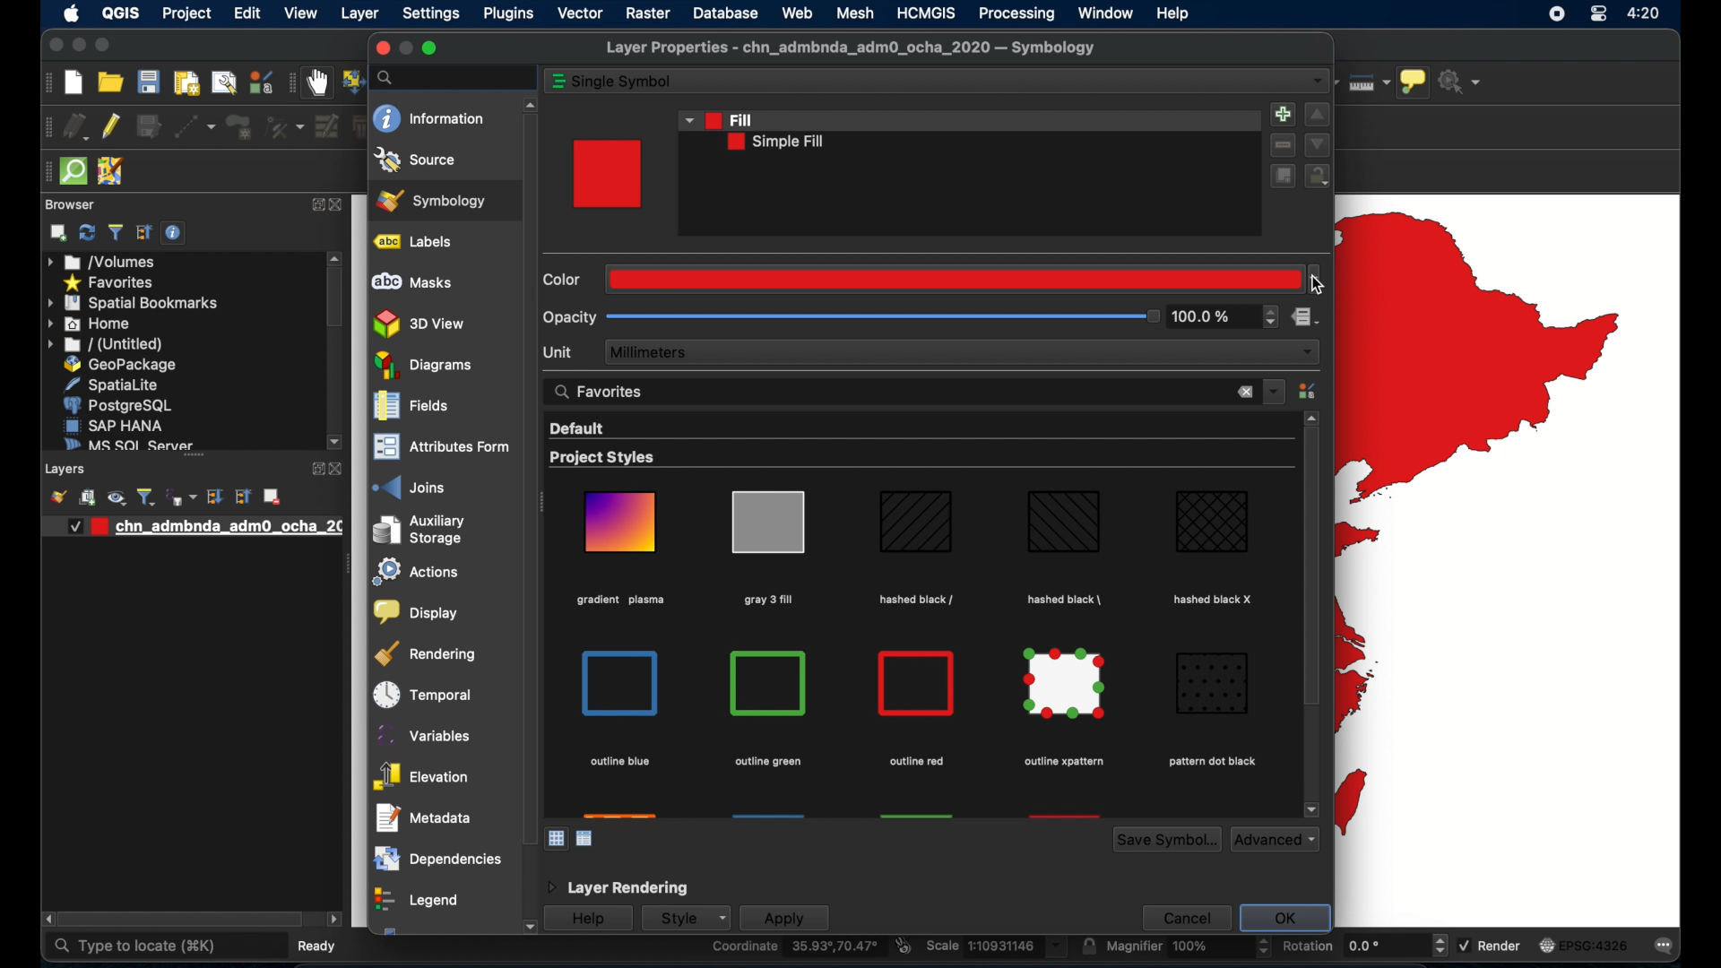 Image resolution: width=1721 pixels, height=968 pixels. What do you see at coordinates (214, 497) in the screenshot?
I see `expand` at bounding box center [214, 497].